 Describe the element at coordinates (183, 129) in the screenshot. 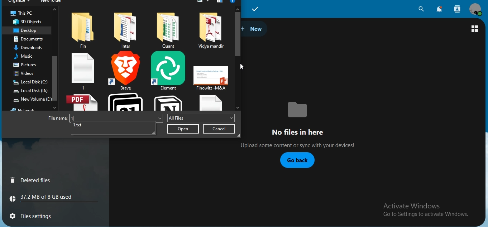

I see `open` at that location.